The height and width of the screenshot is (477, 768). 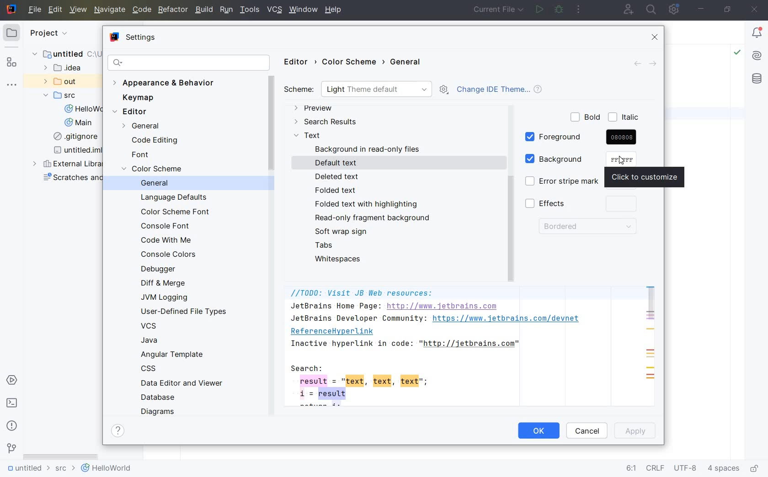 I want to click on DATA EDITOR AND VIEWER, so click(x=180, y=384).